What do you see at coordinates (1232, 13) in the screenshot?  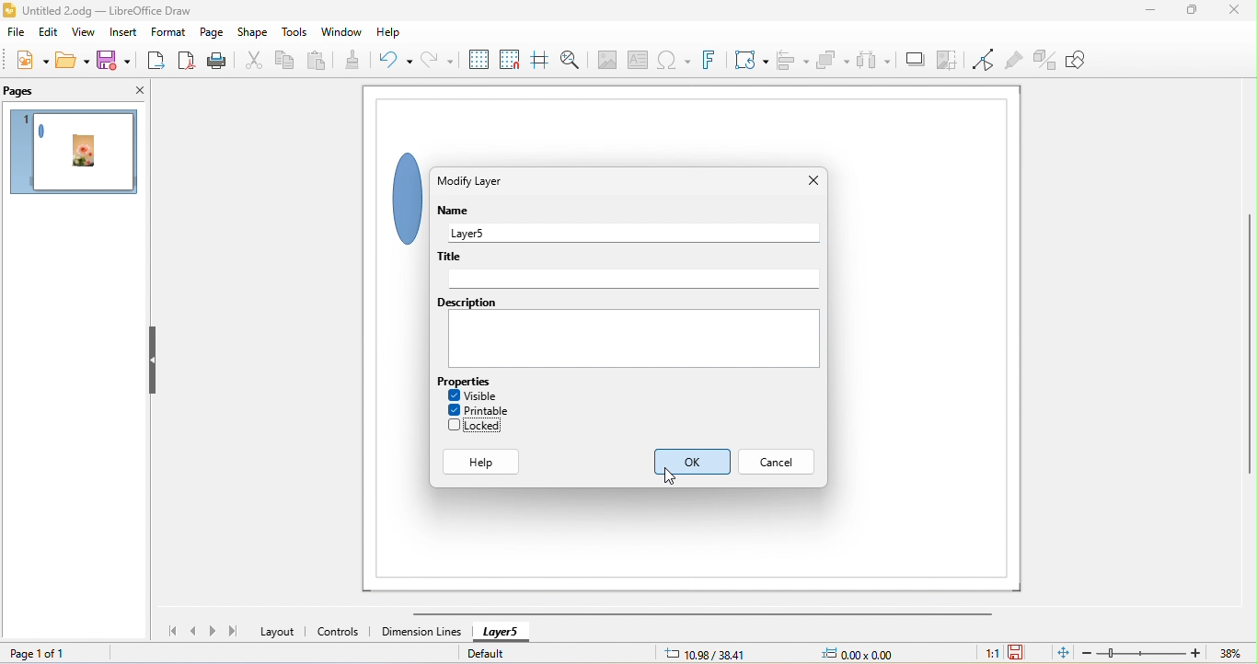 I see `close` at bounding box center [1232, 13].